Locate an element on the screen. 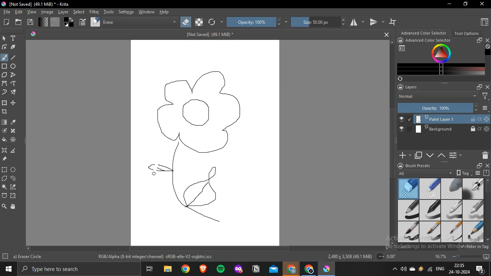 This screenshot has width=491, height=276. tools is located at coordinates (109, 12).